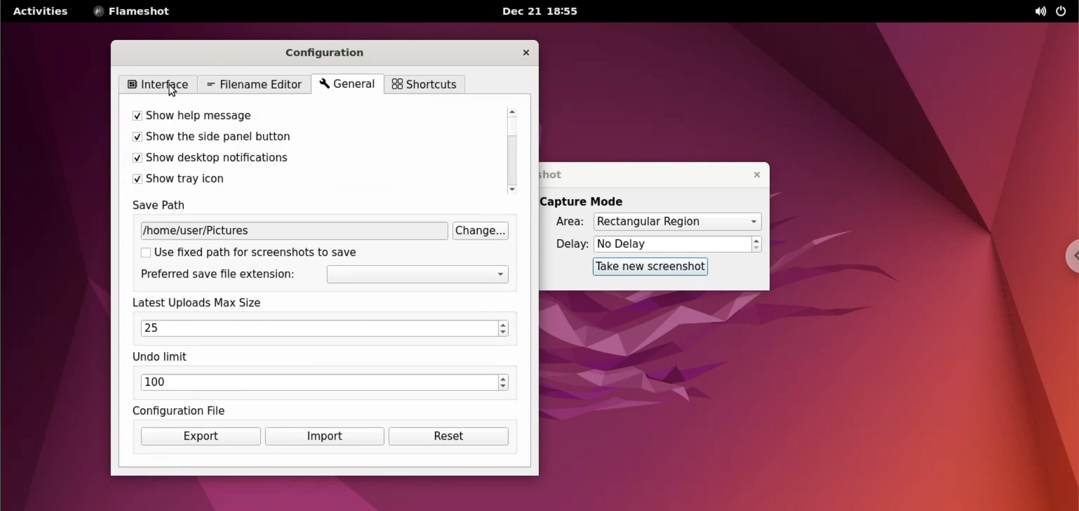  What do you see at coordinates (165, 357) in the screenshot?
I see `undo limit` at bounding box center [165, 357].